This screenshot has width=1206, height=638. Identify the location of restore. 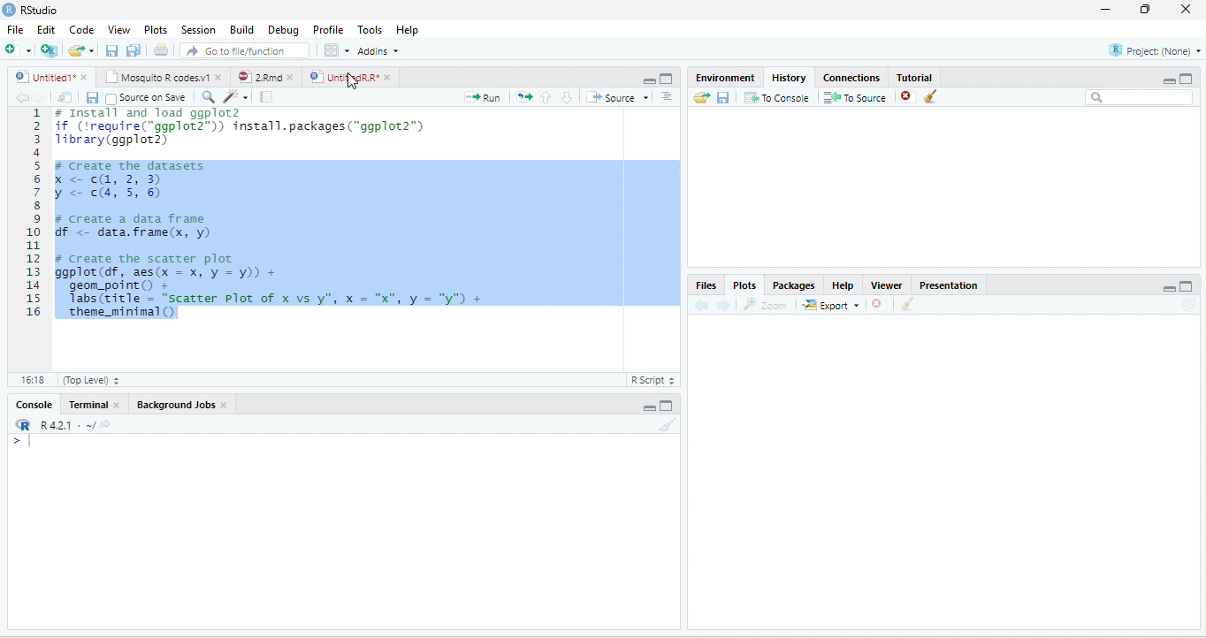
(1147, 10).